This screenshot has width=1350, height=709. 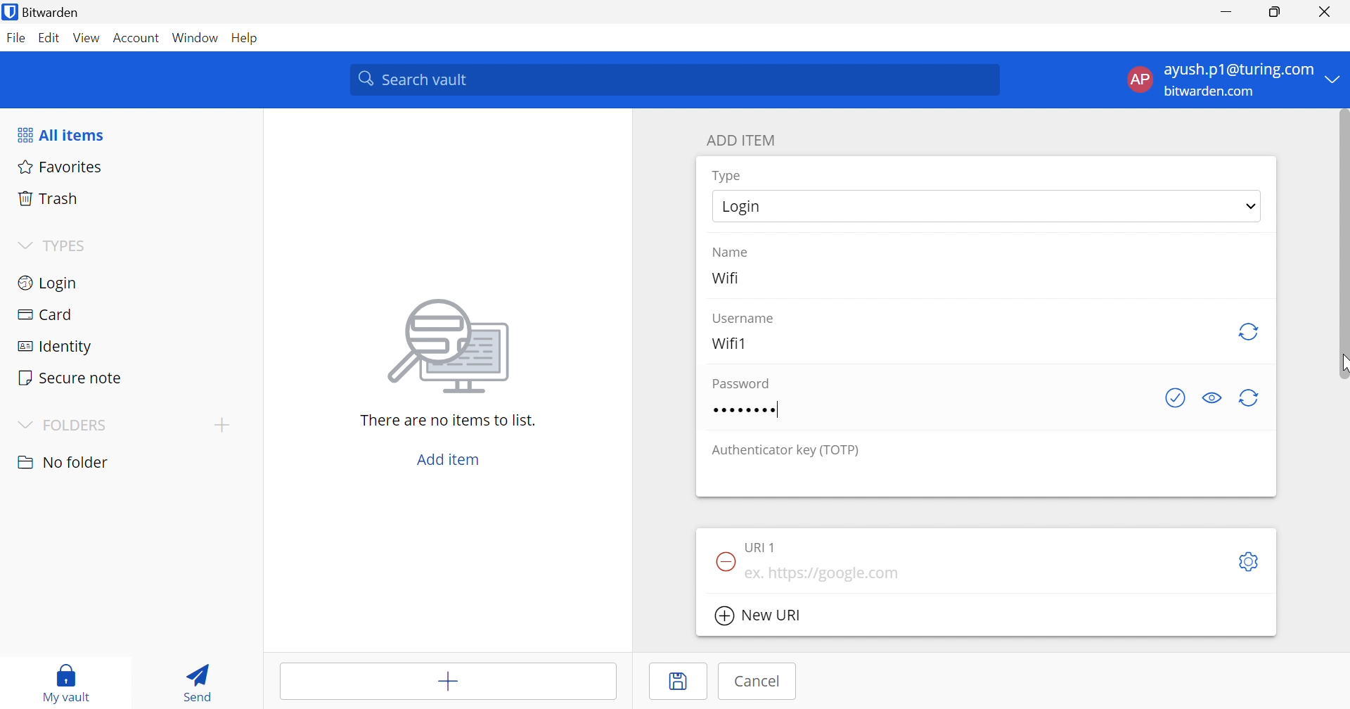 What do you see at coordinates (43, 12) in the screenshot?
I see `Bitwarden` at bounding box center [43, 12].